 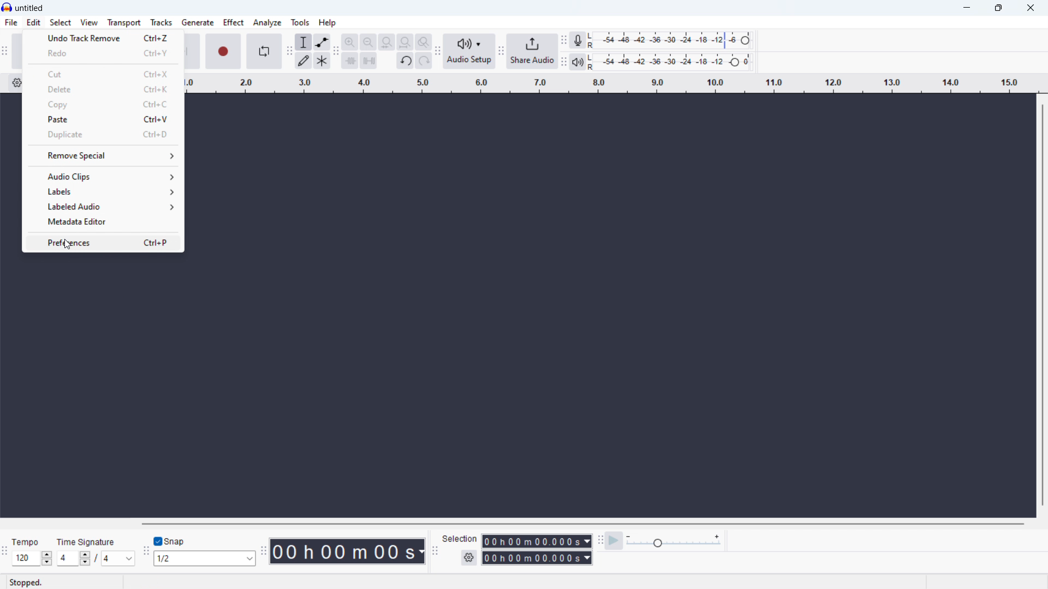 I want to click on selection settings, so click(x=469, y=557).